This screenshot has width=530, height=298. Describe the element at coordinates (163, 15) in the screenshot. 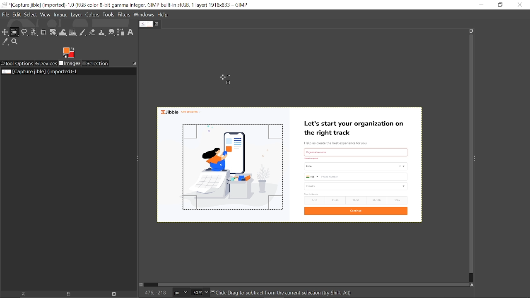

I see `Help` at that location.